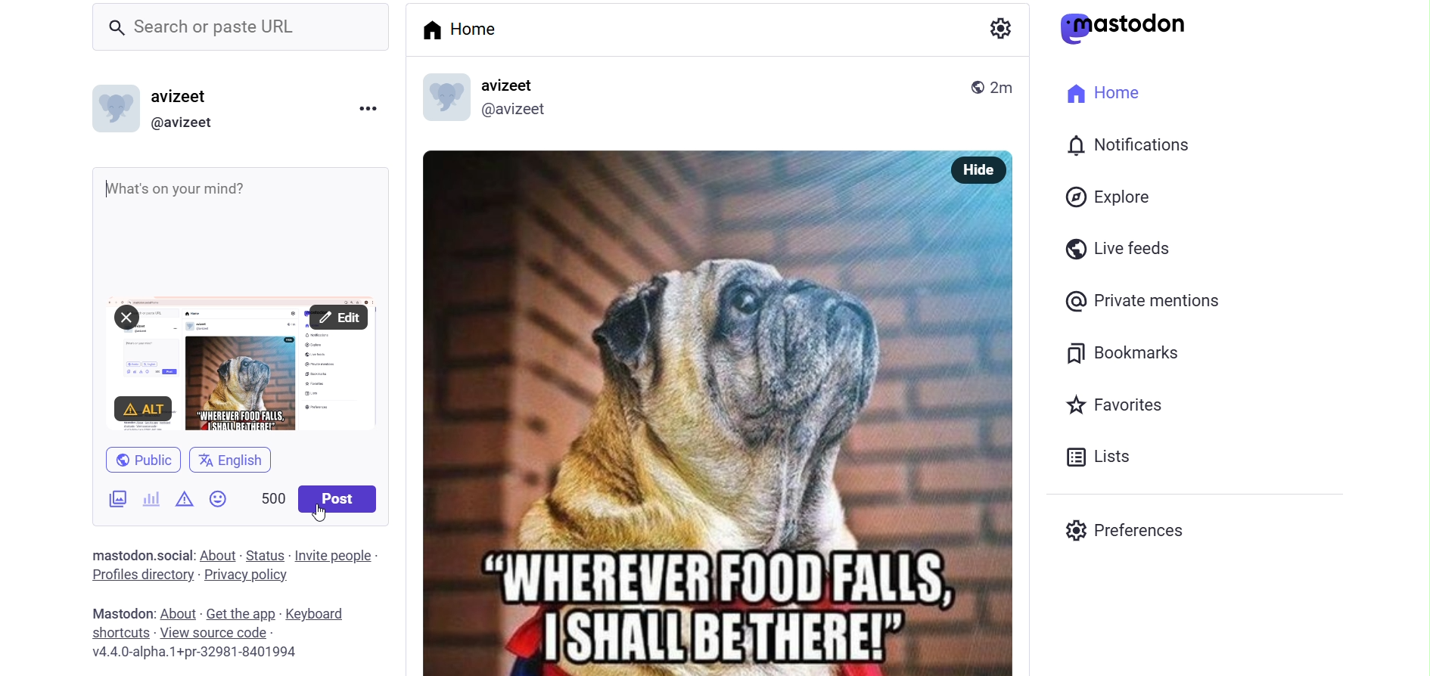  What do you see at coordinates (321, 613) in the screenshot?
I see `keyboard` at bounding box center [321, 613].